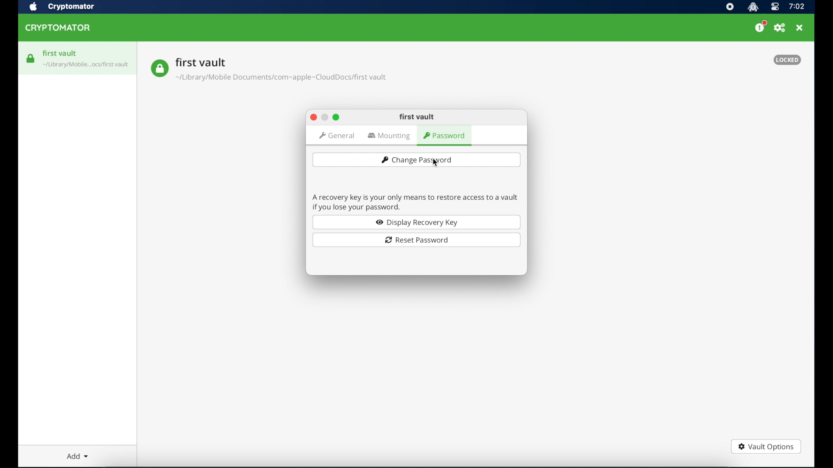 This screenshot has width=833, height=468. I want to click on screen recorder icon, so click(730, 7).